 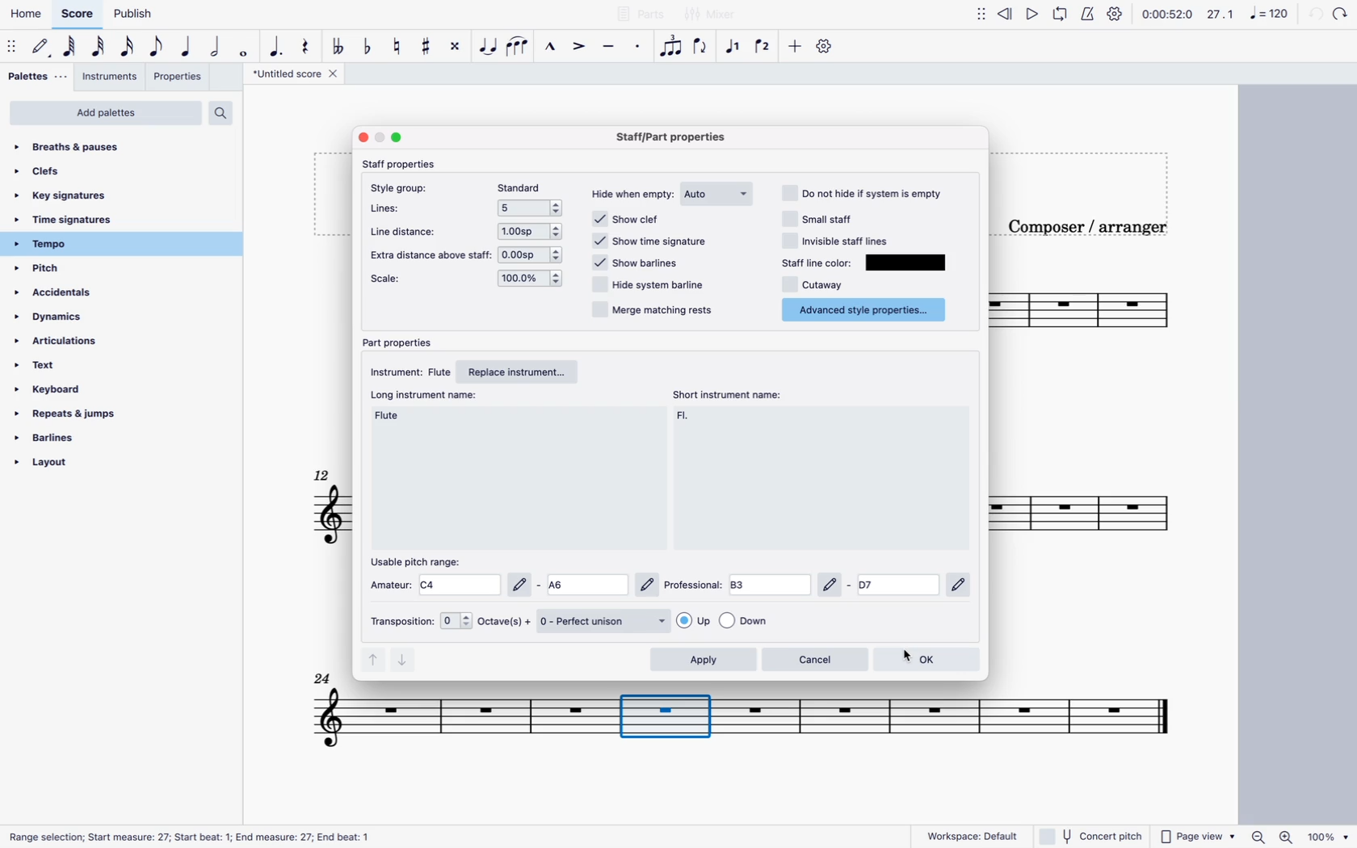 I want to click on properties, so click(x=183, y=79).